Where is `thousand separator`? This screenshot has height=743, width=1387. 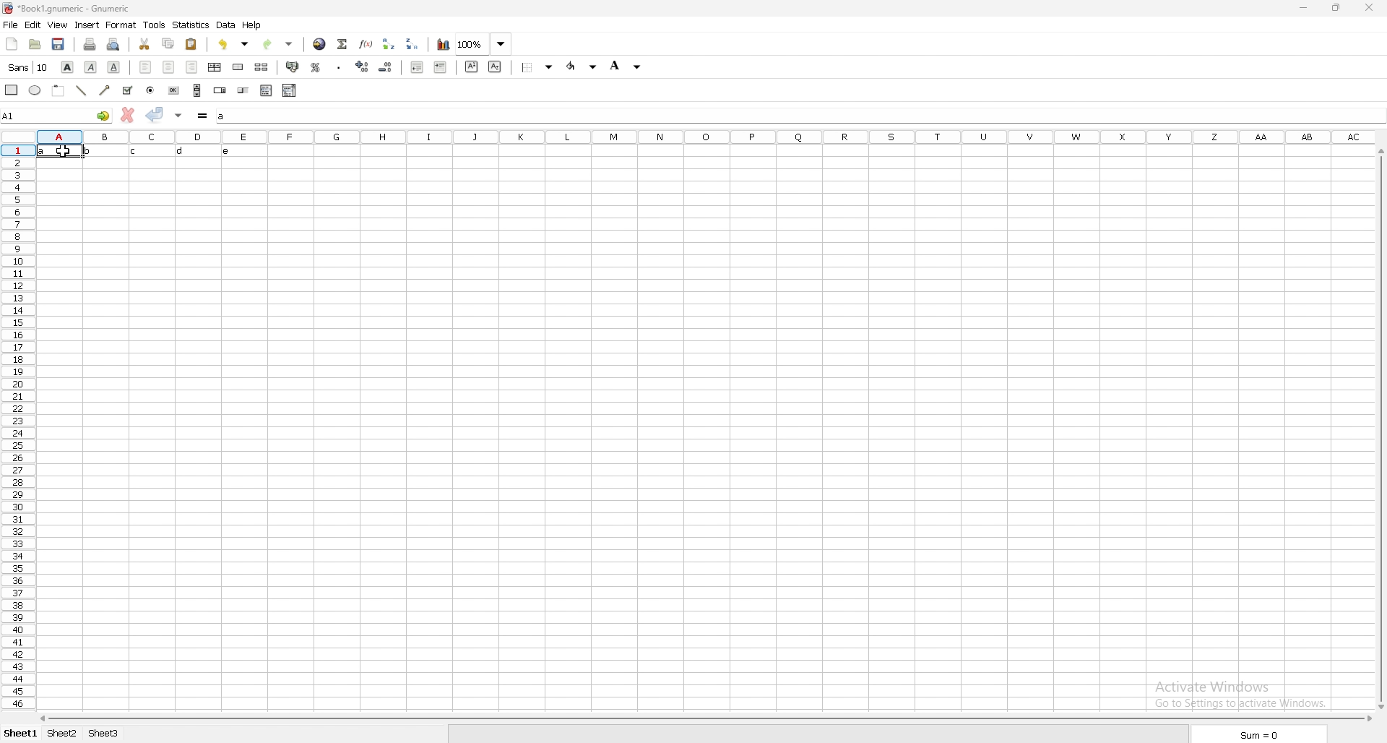
thousand separator is located at coordinates (340, 66).